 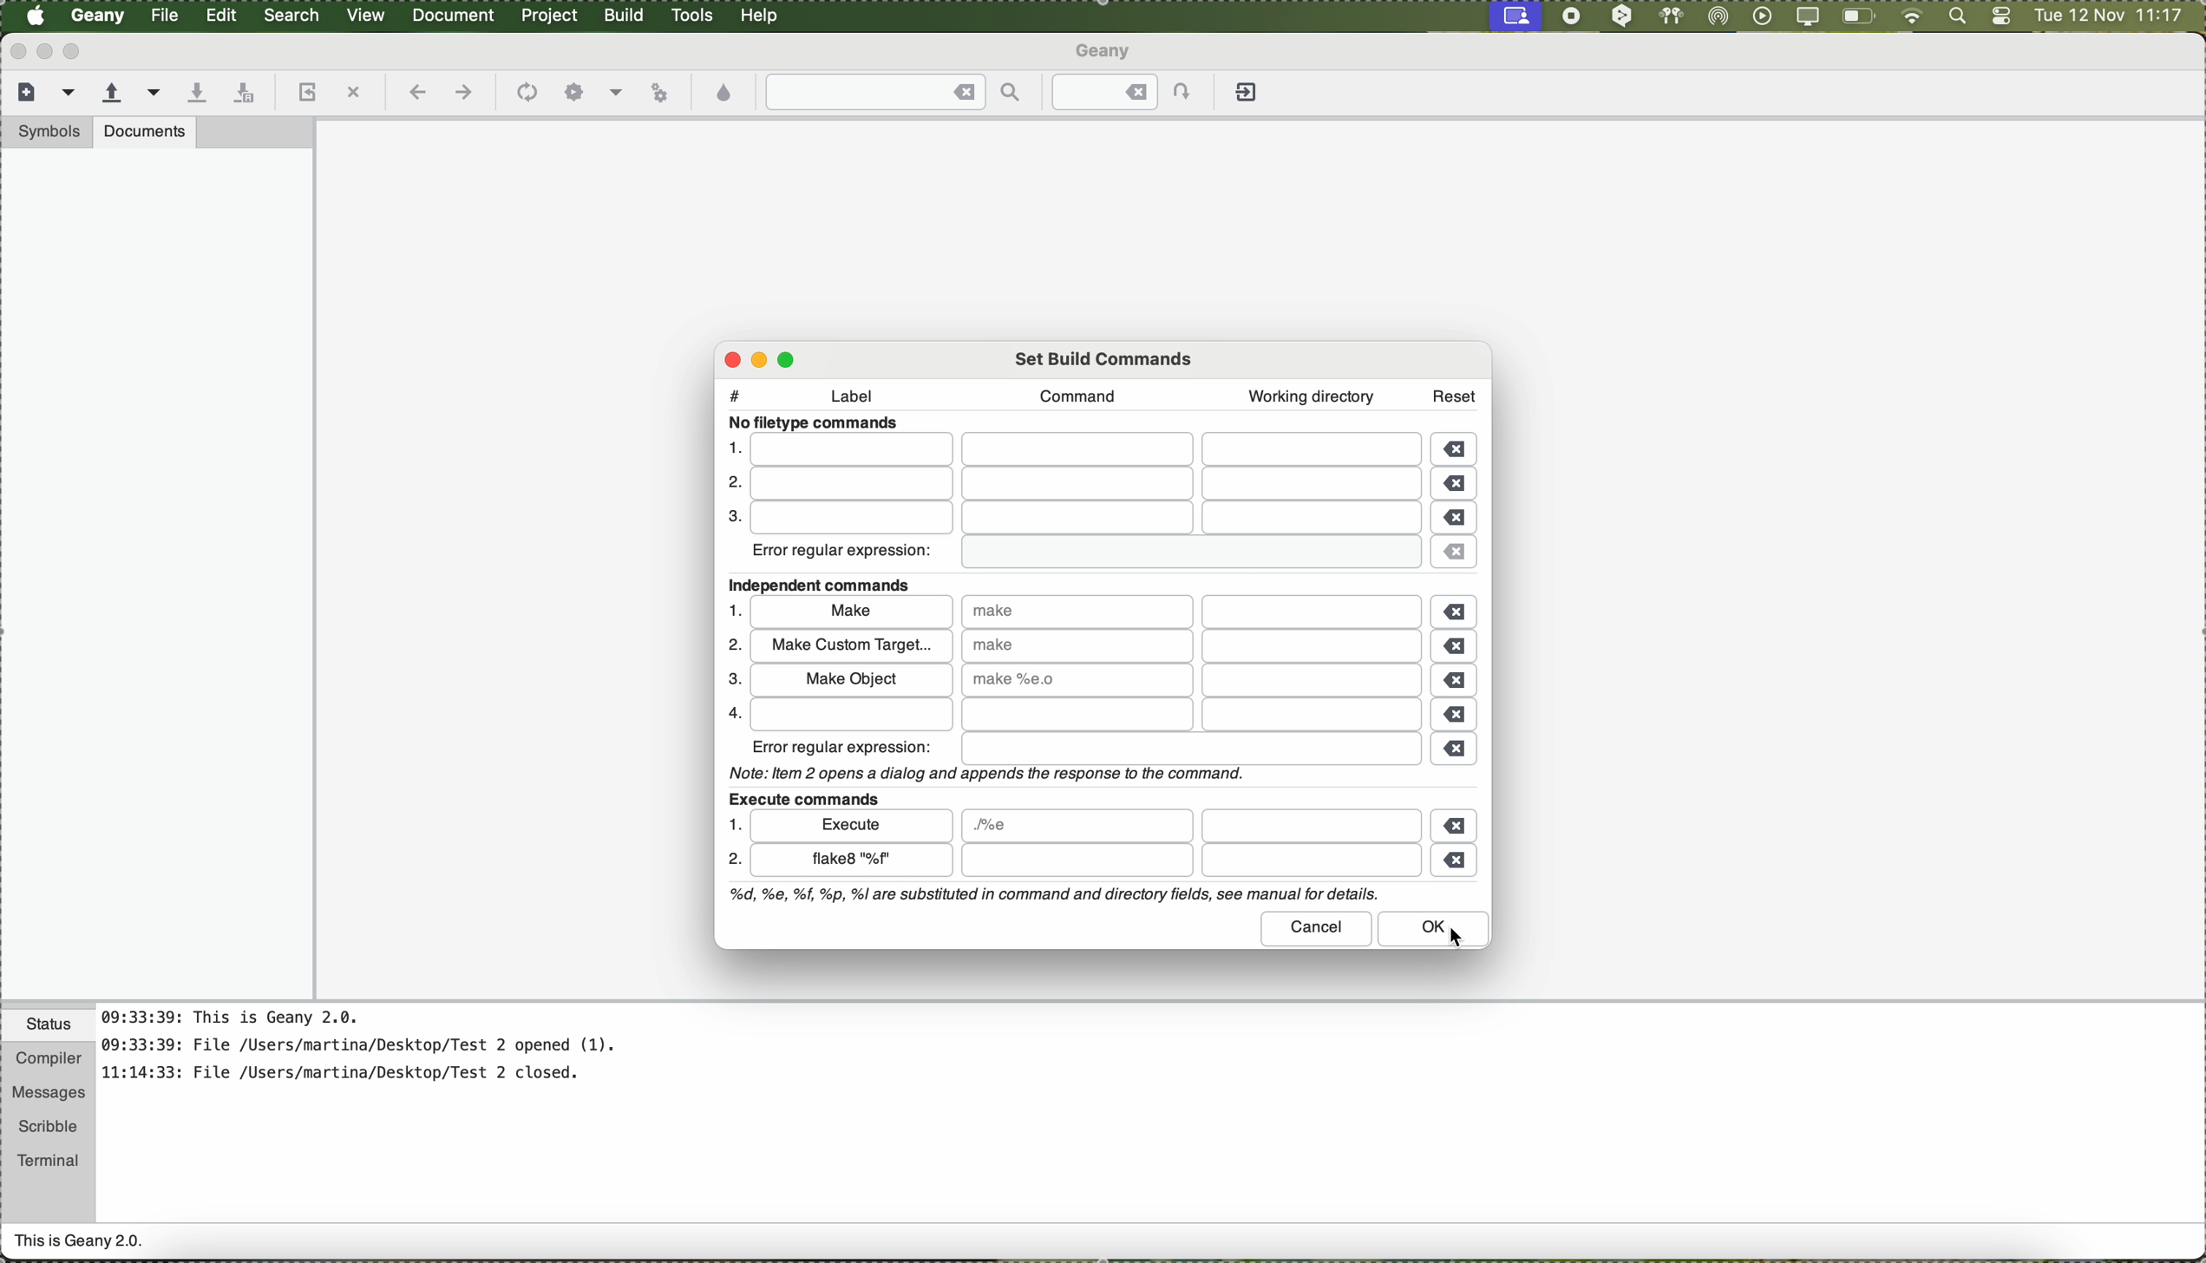 What do you see at coordinates (155, 92) in the screenshot?
I see `open a recent file` at bounding box center [155, 92].